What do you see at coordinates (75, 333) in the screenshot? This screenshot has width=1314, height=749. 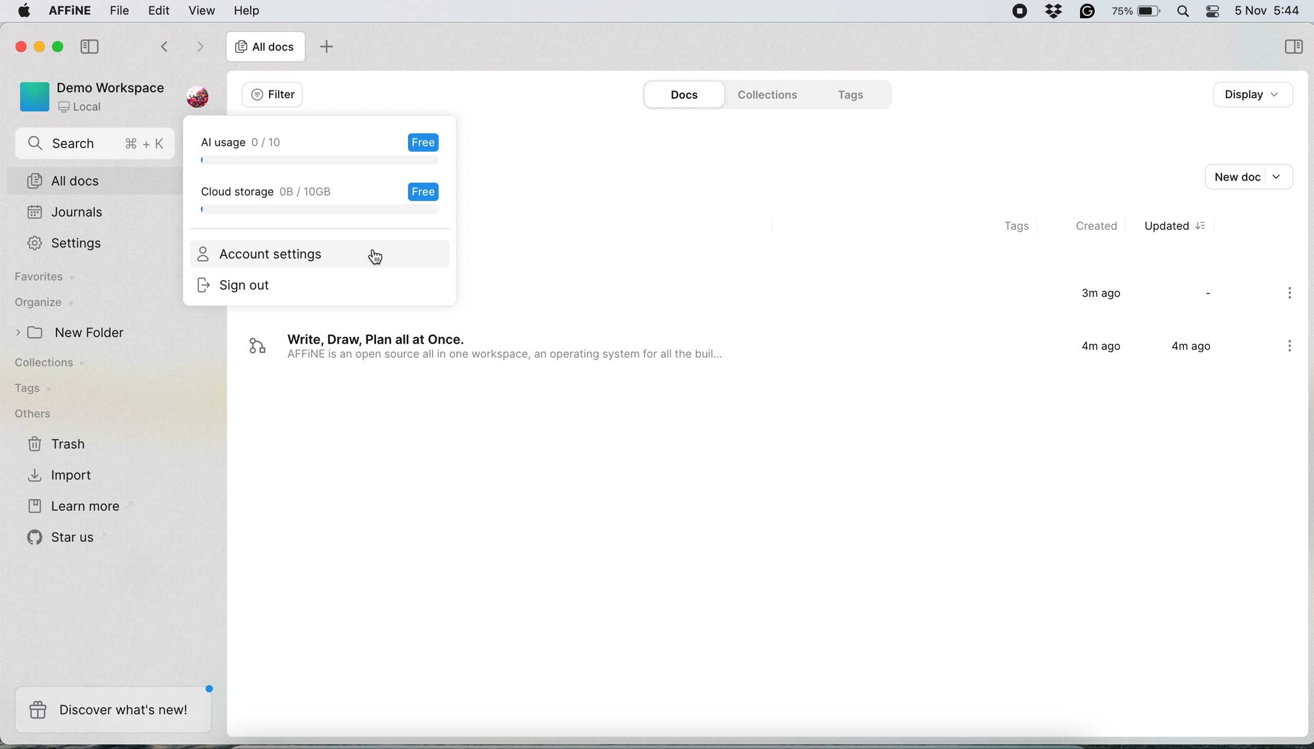 I see `new folder` at bounding box center [75, 333].